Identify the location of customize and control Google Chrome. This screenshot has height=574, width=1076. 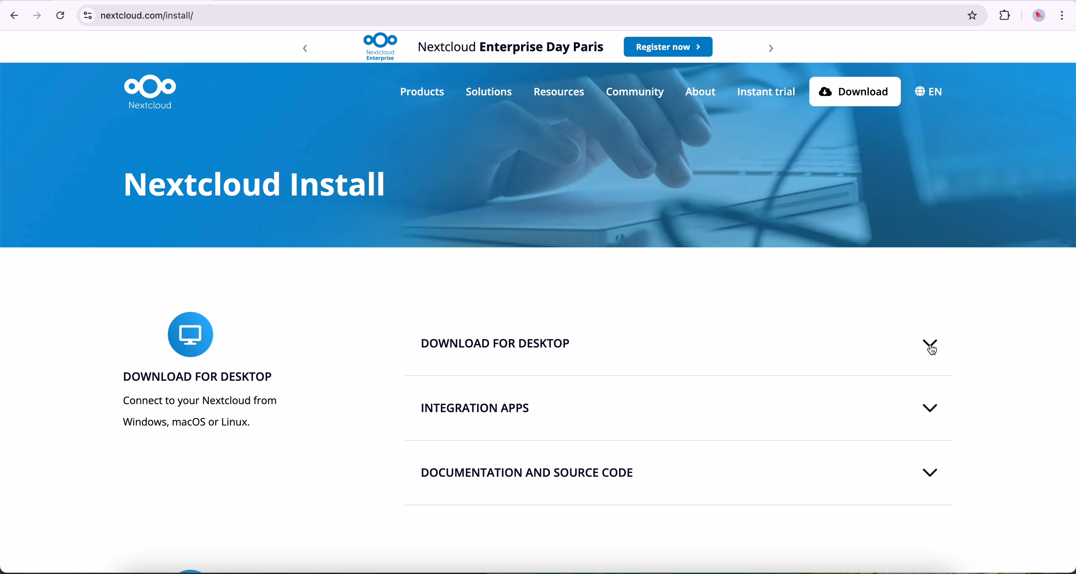
(1064, 16).